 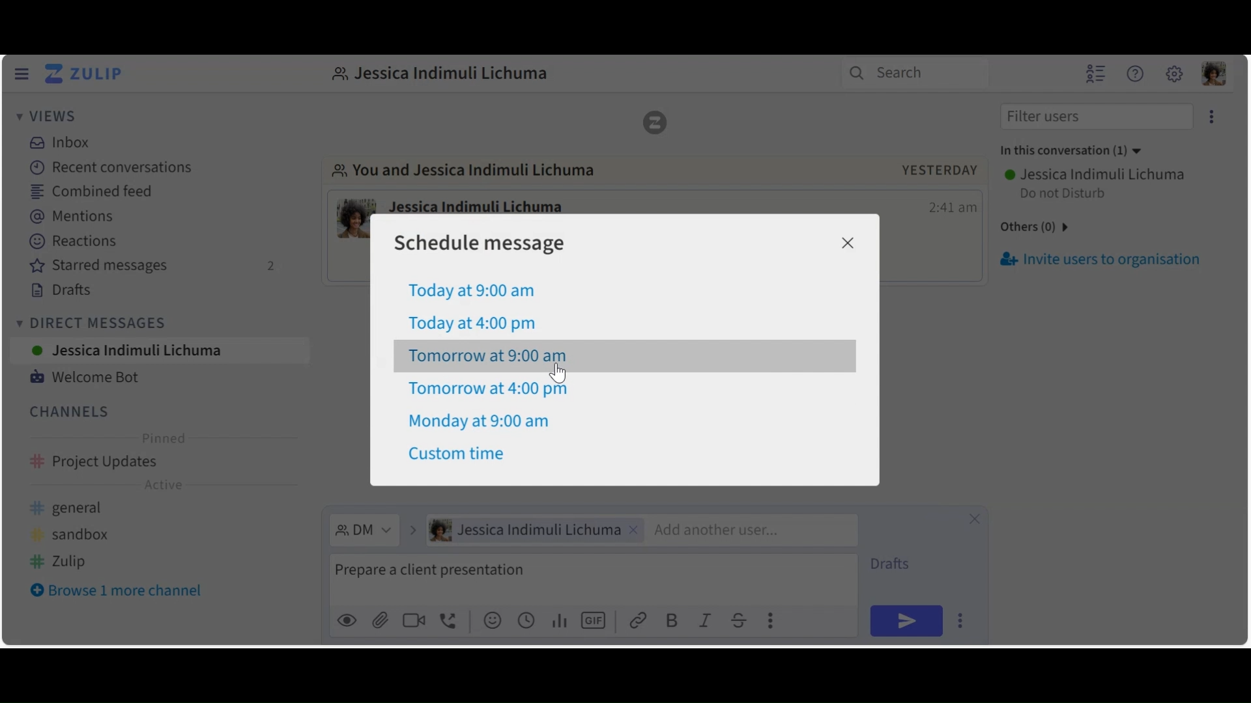 What do you see at coordinates (466, 455) in the screenshot?
I see `Custom time` at bounding box center [466, 455].